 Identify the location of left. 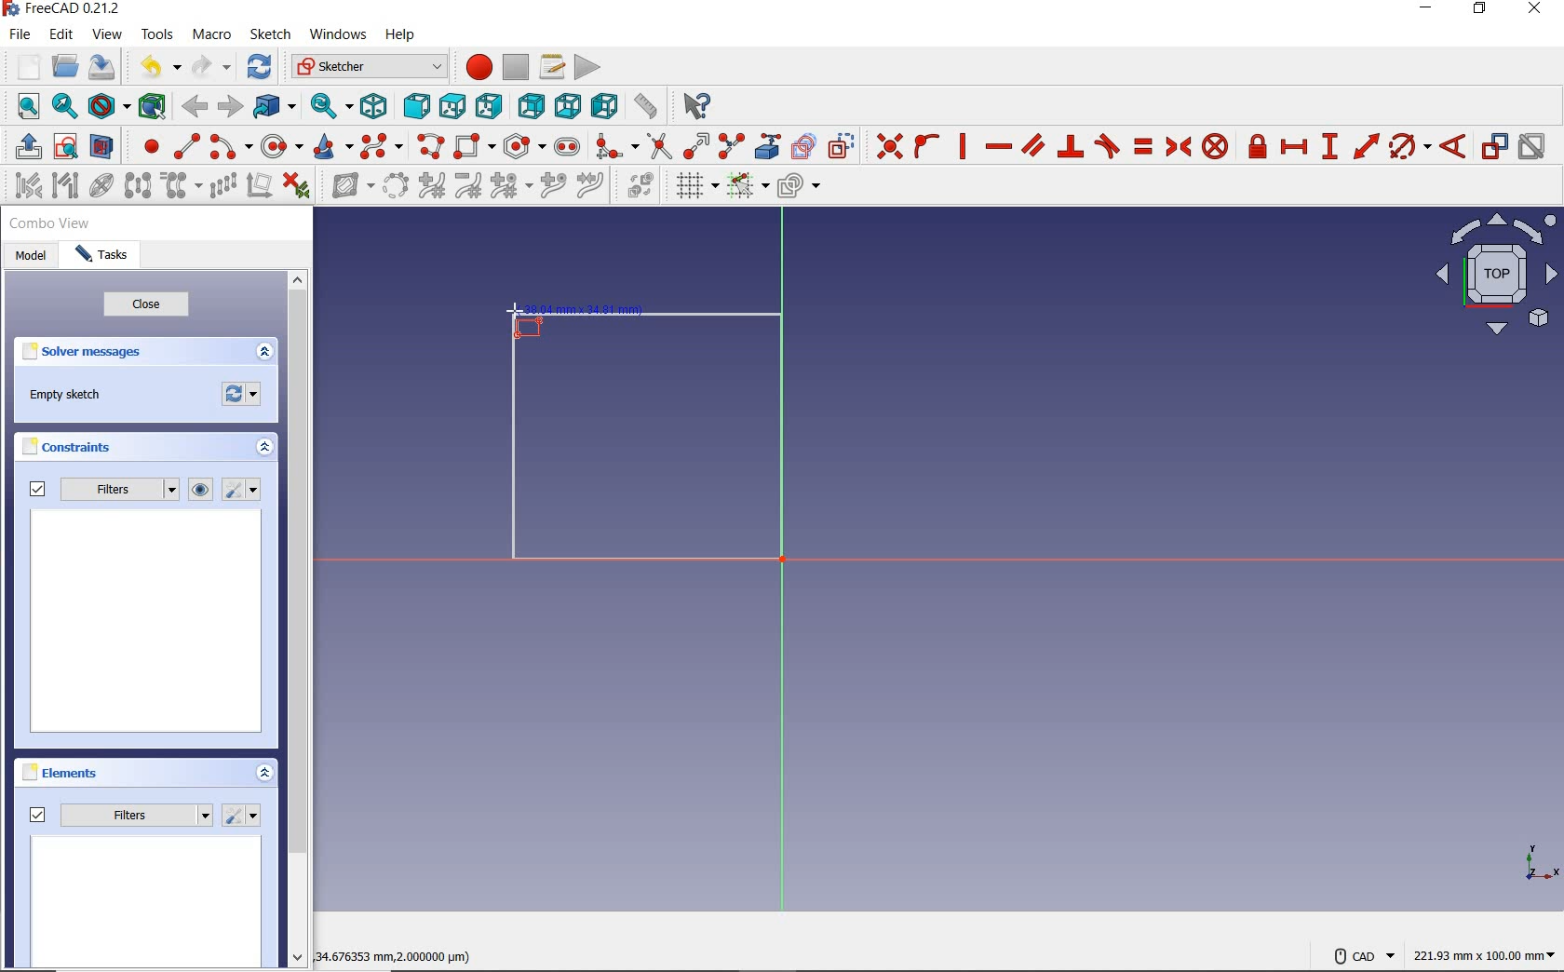
(602, 107).